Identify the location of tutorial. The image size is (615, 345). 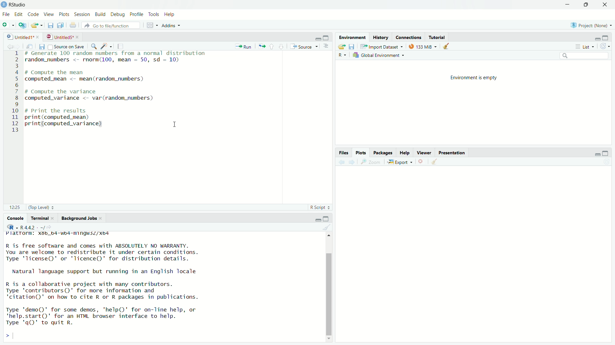
(437, 37).